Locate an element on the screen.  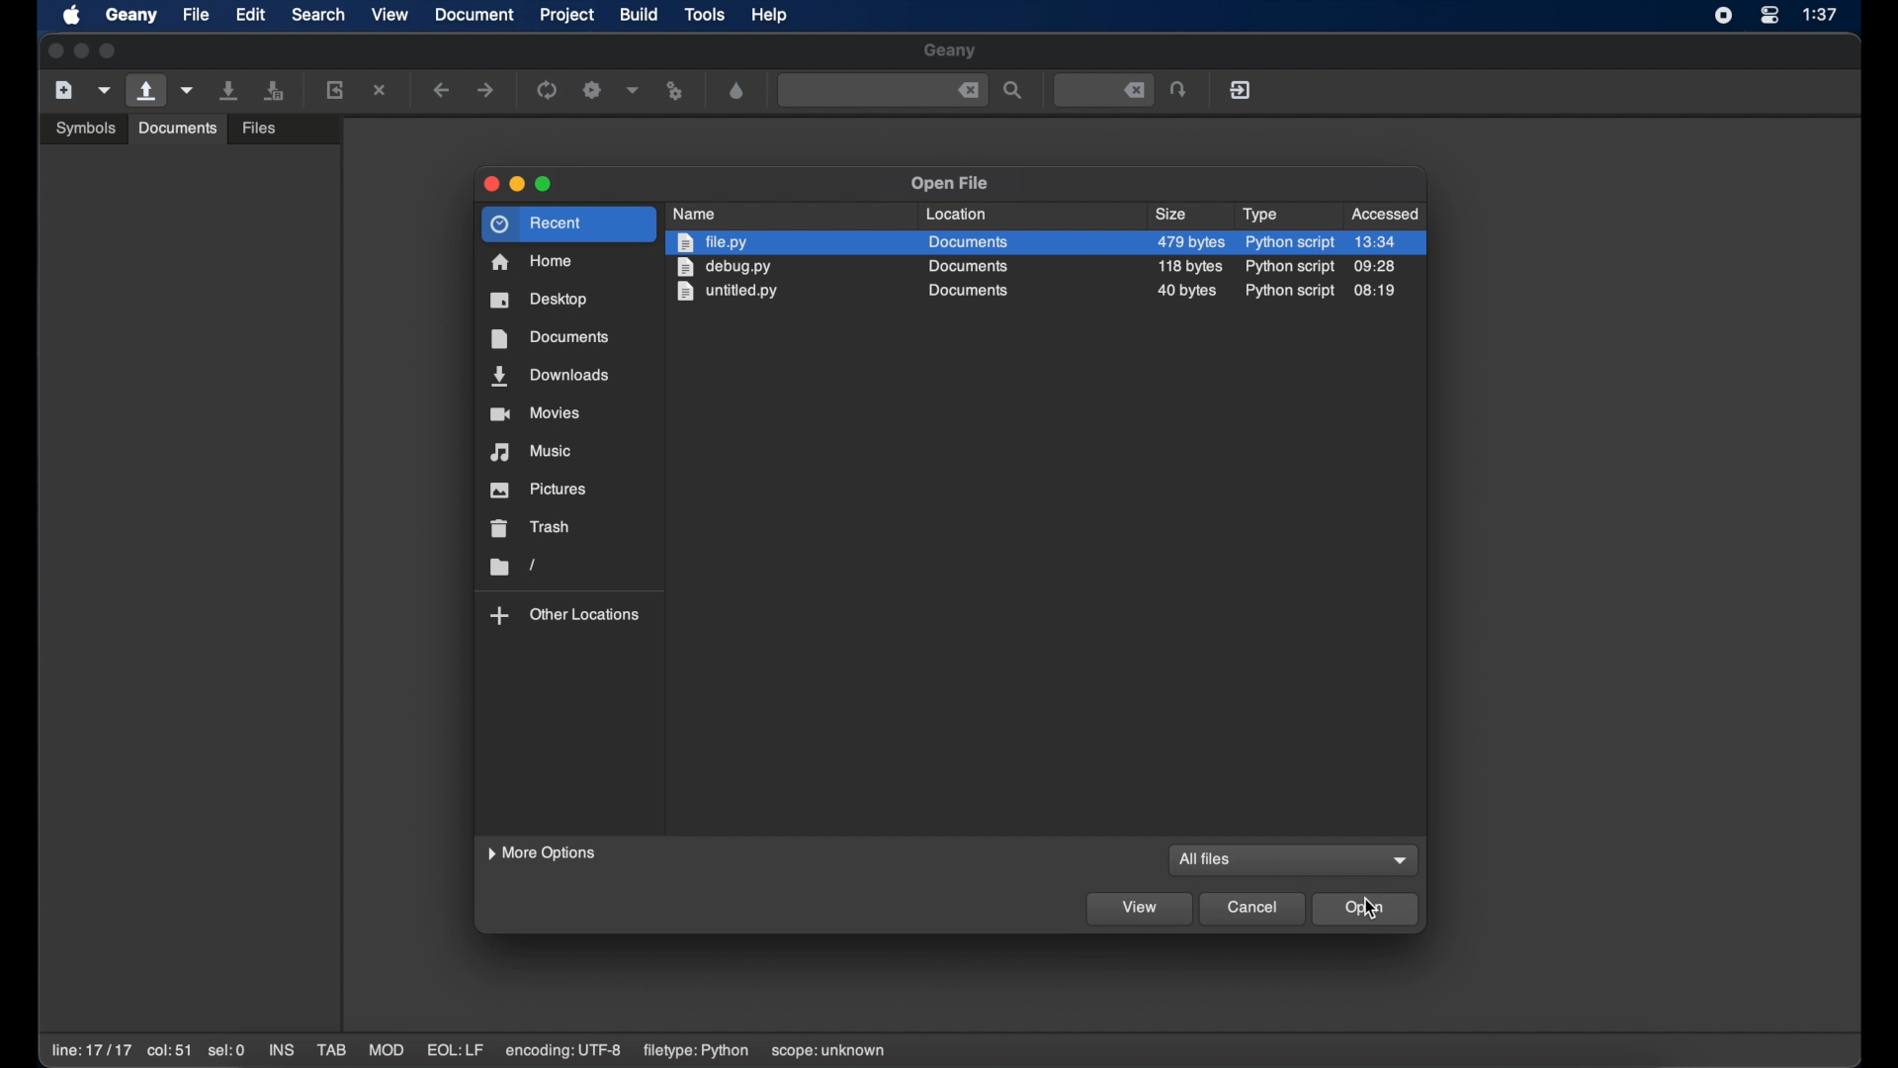
tab is located at coordinates (332, 1050).